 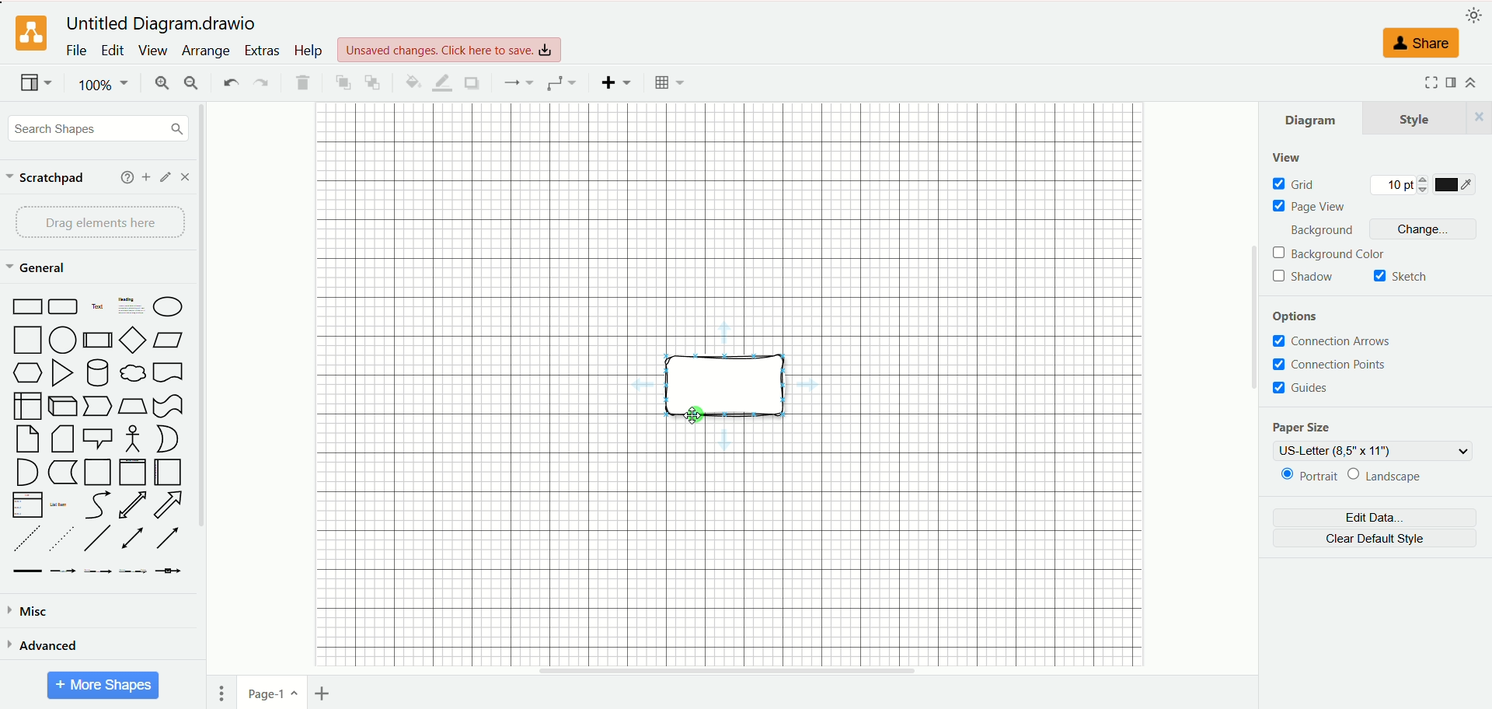 I want to click on page view, so click(x=1316, y=209).